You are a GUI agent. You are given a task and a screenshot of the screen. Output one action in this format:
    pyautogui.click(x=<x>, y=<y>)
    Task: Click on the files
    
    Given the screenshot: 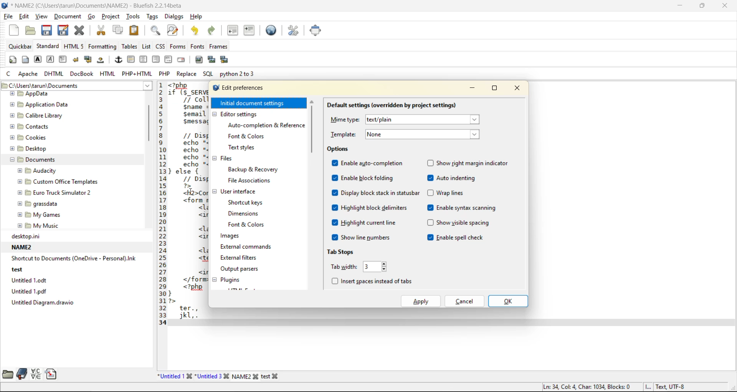 What is the action you would take?
    pyautogui.click(x=228, y=158)
    